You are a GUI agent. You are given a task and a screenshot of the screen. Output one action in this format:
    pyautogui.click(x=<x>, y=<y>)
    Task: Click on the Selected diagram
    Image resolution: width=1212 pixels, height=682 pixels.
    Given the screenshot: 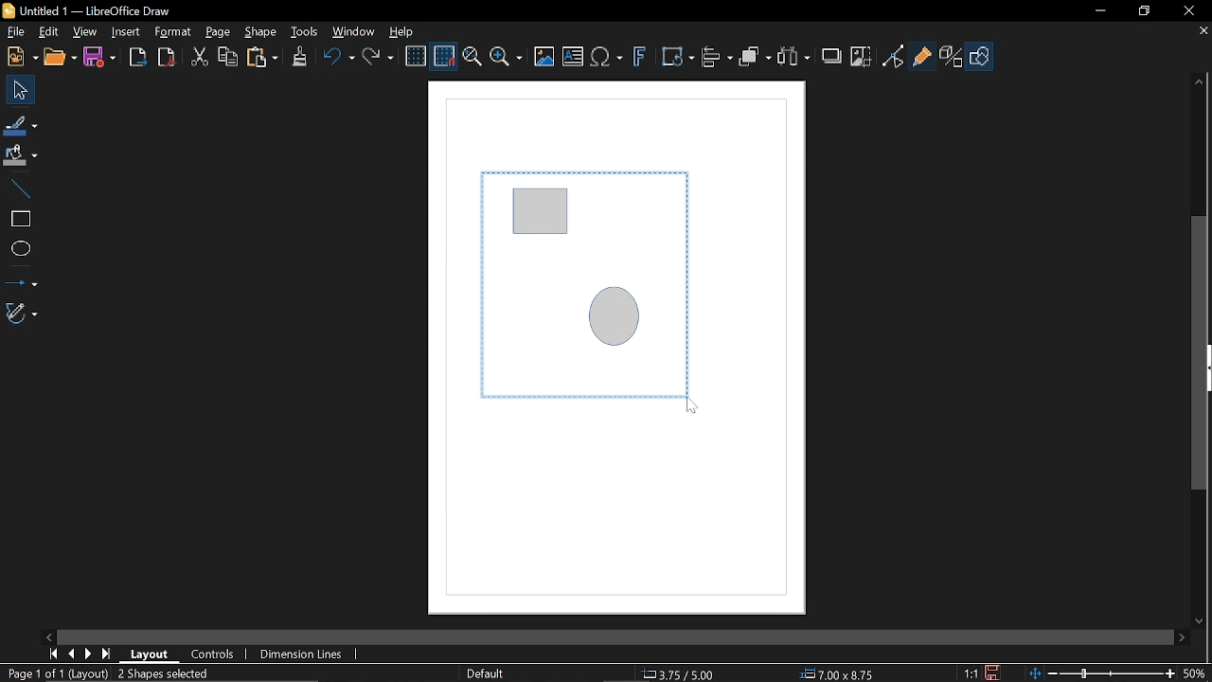 What is the action you would take?
    pyautogui.click(x=597, y=304)
    